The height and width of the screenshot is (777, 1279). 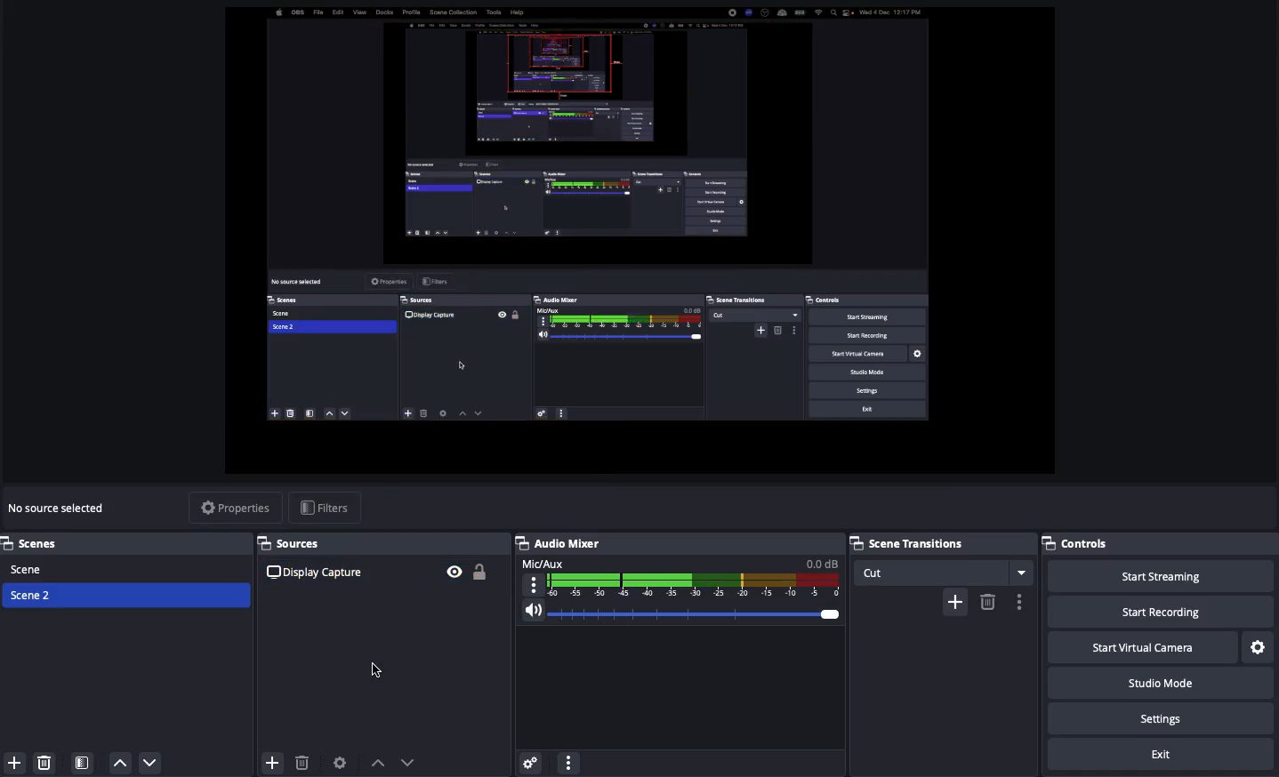 What do you see at coordinates (268, 761) in the screenshot?
I see `add` at bounding box center [268, 761].